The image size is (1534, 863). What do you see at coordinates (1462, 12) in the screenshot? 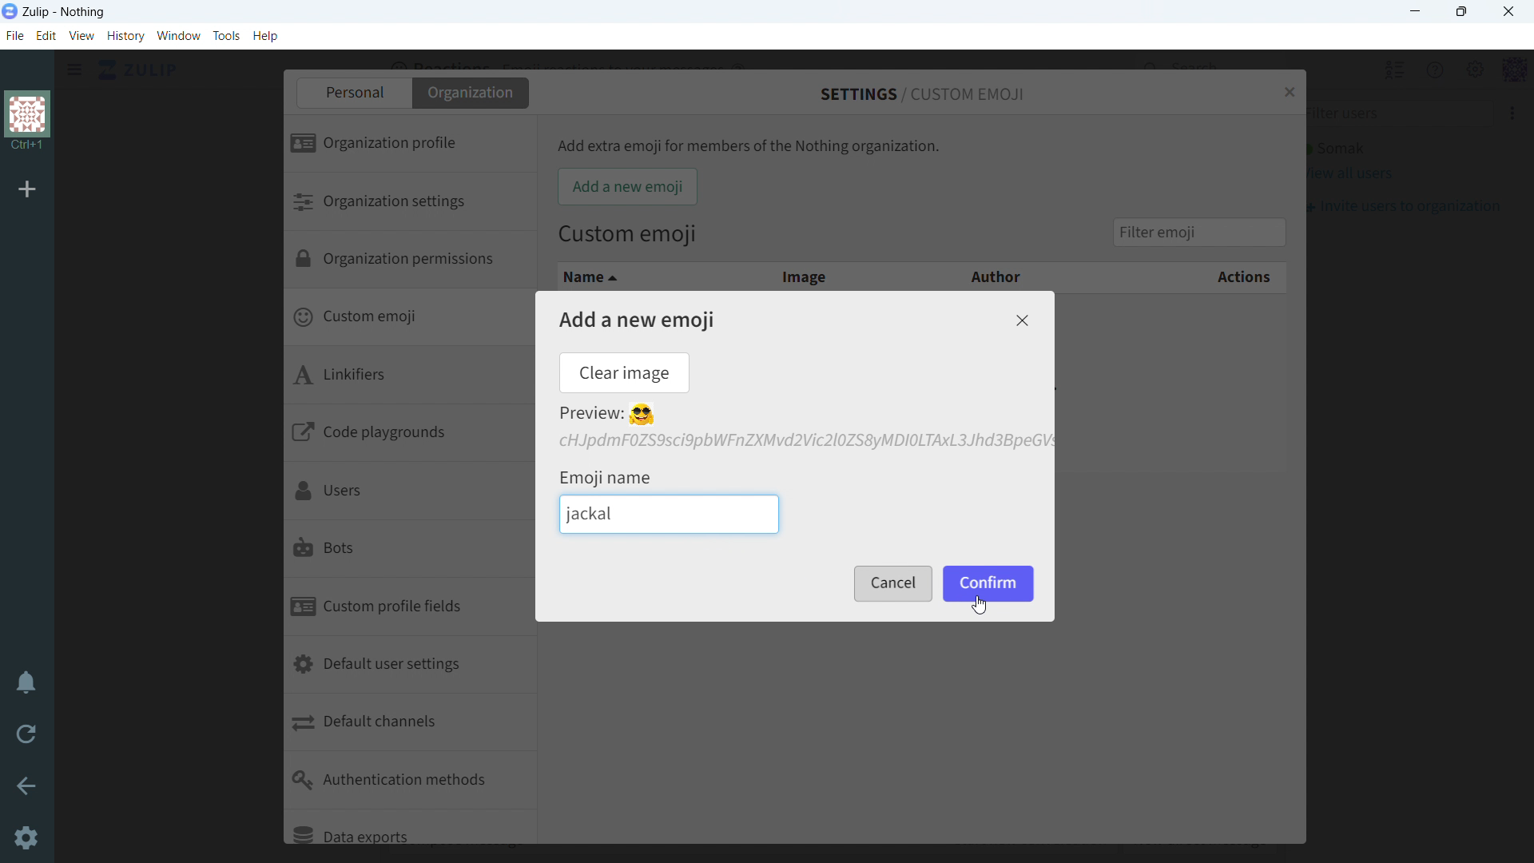
I see `maximize` at bounding box center [1462, 12].